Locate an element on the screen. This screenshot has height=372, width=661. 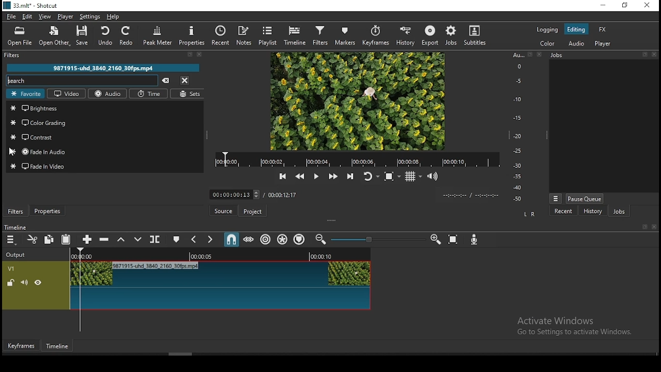
view is located at coordinates (45, 16).